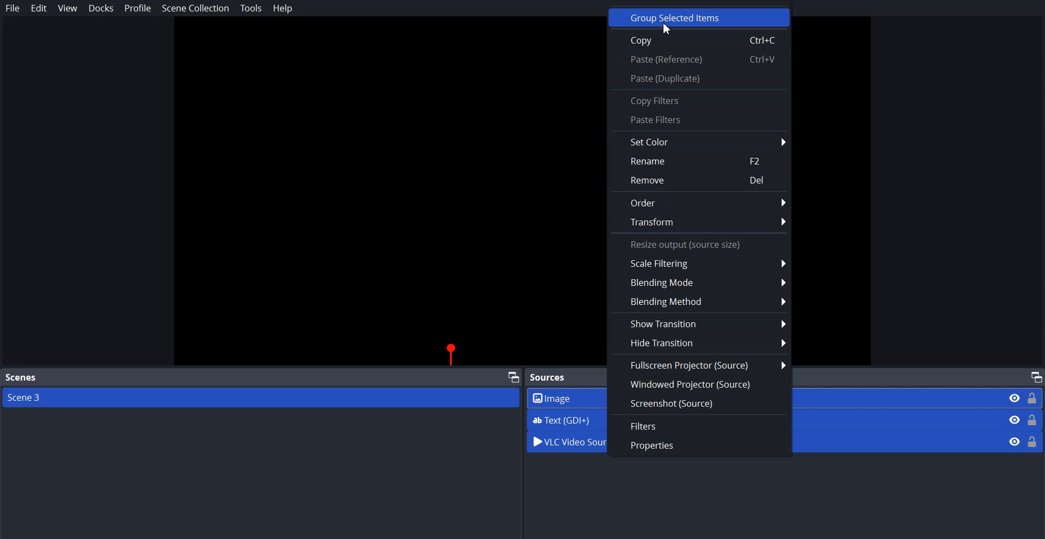 The image size is (1045, 539). What do you see at coordinates (555, 377) in the screenshot?
I see `Sources` at bounding box center [555, 377].